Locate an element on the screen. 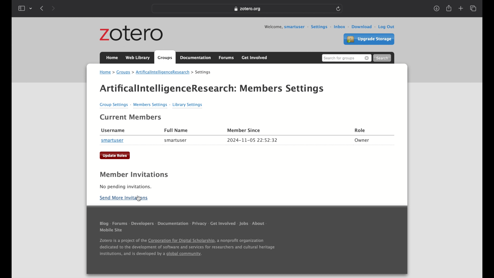  settings is located at coordinates (321, 27).